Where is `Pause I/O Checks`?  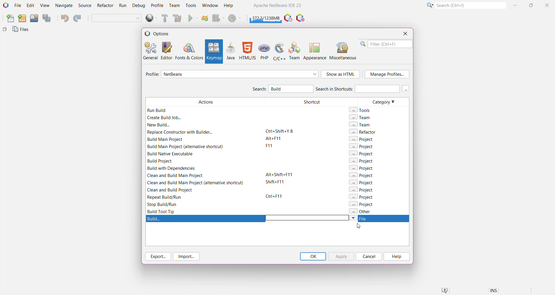 Pause I/O Checks is located at coordinates (301, 18).